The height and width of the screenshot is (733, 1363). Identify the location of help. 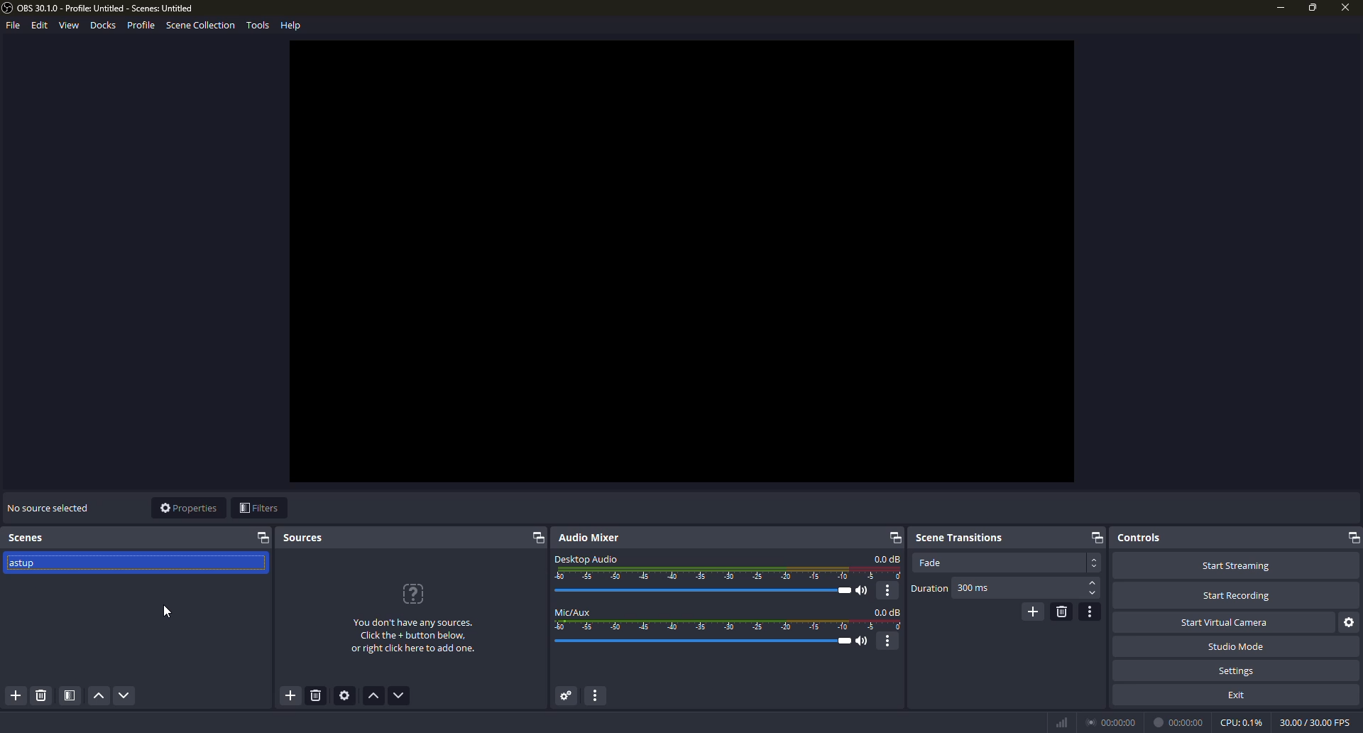
(292, 24).